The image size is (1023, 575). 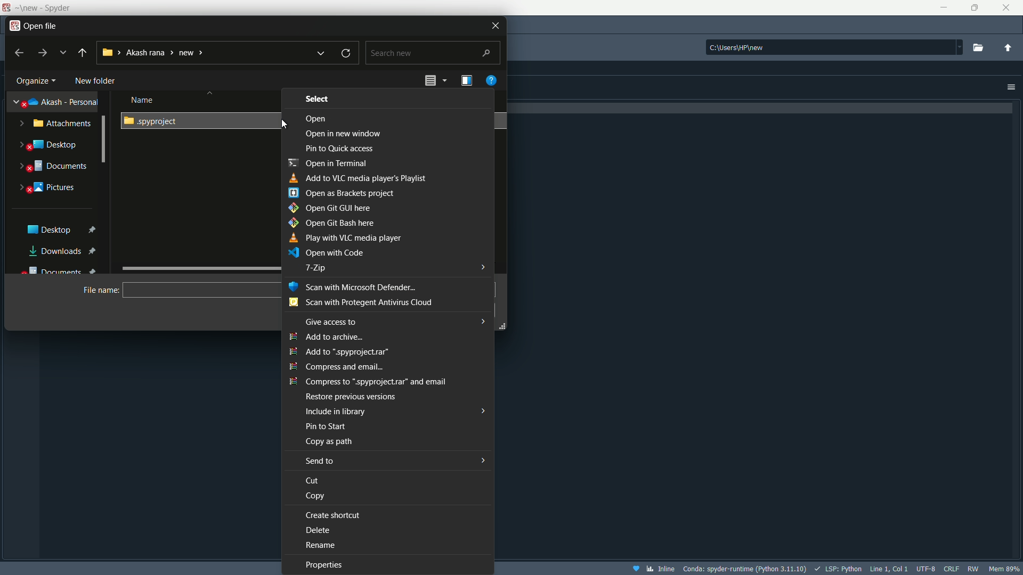 I want to click on memory usage, so click(x=1004, y=569).